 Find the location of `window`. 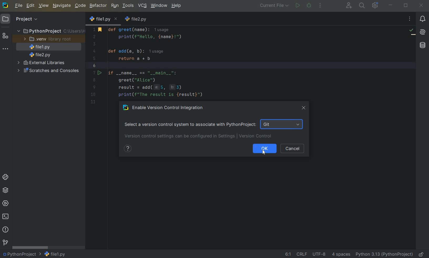

window is located at coordinates (159, 6).